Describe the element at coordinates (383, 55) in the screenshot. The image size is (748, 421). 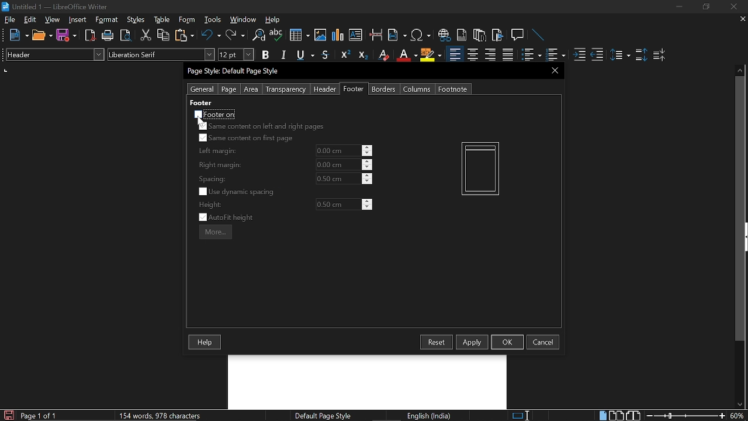
I see `Erase` at that location.